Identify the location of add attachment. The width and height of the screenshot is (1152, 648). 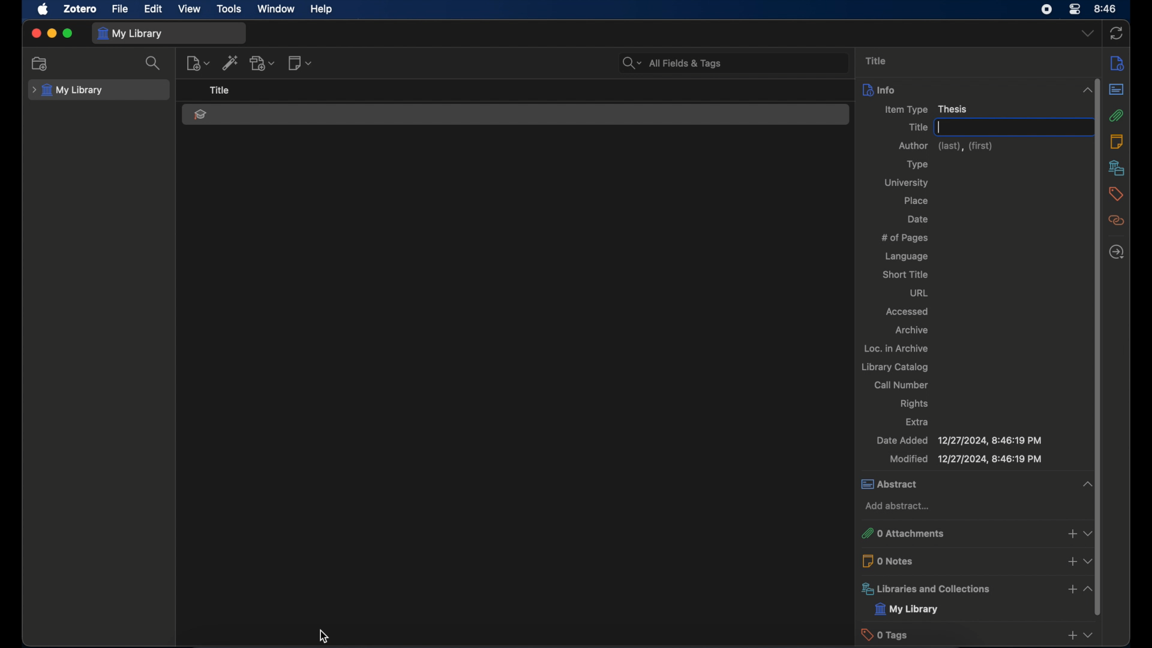
(263, 64).